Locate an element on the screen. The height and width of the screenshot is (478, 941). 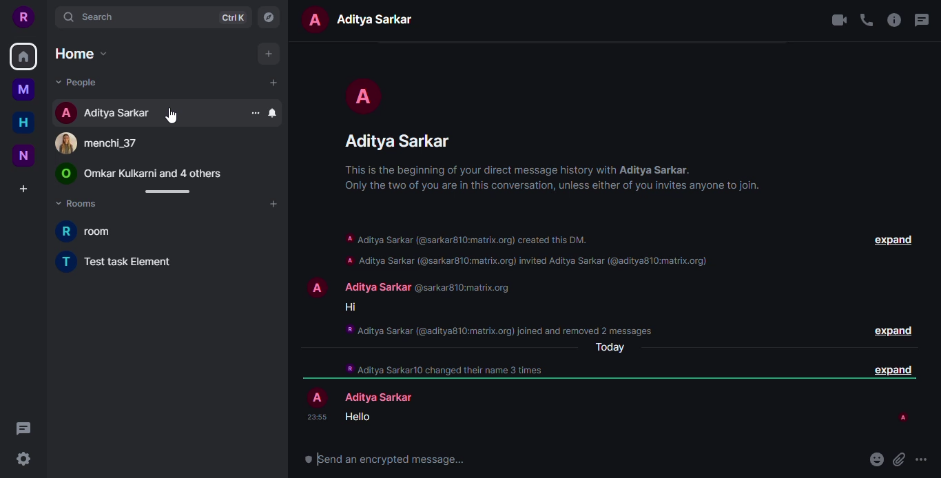
hi is located at coordinates (351, 307).